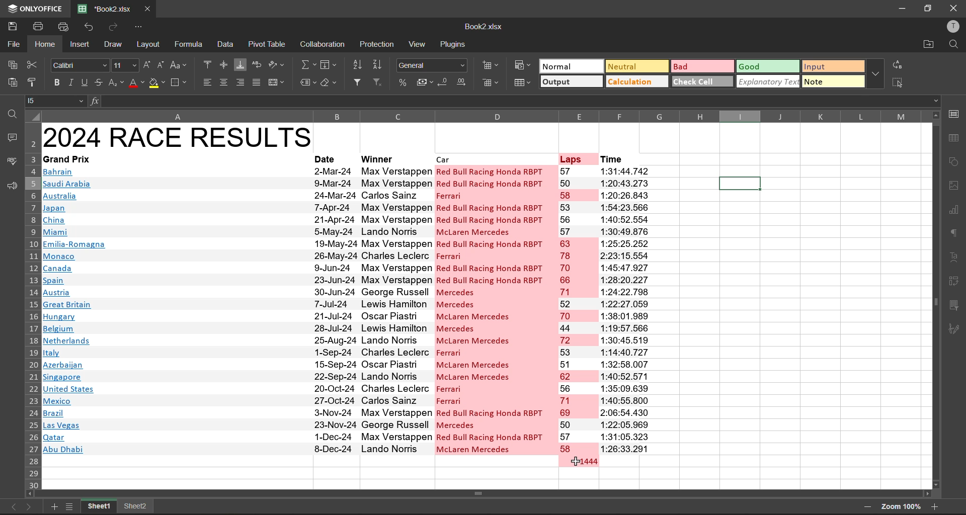  Describe the element at coordinates (570, 82) in the screenshot. I see `output` at that location.